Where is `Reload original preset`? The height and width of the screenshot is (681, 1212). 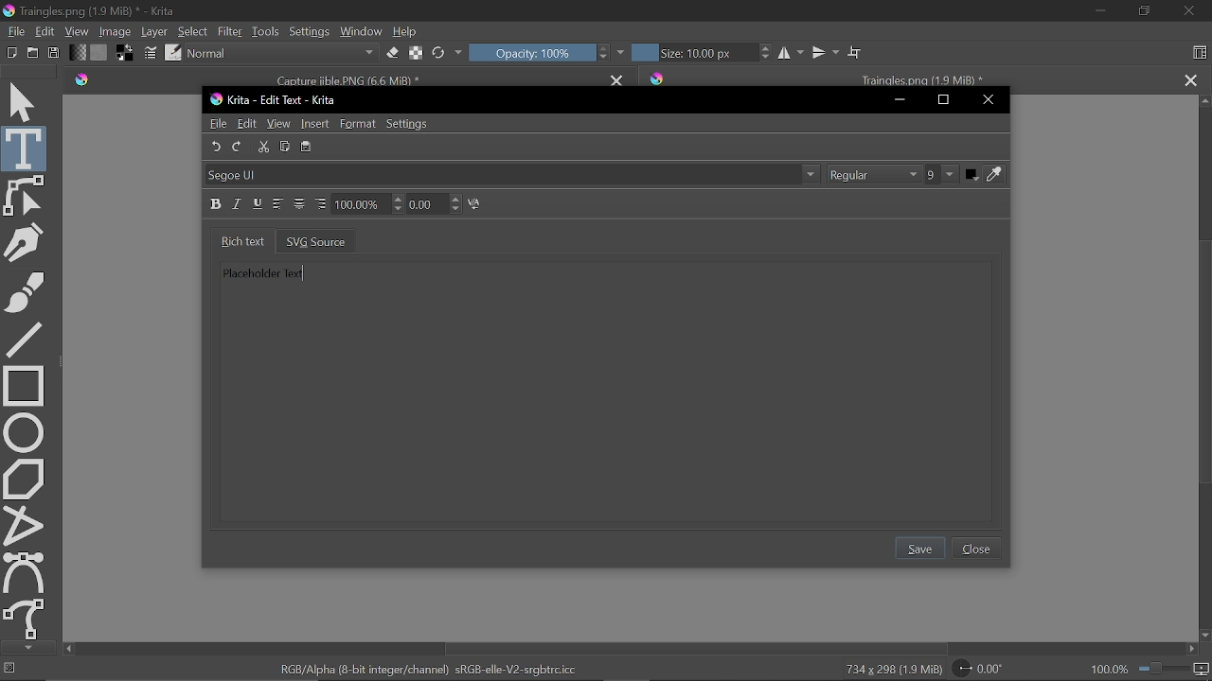
Reload original preset is located at coordinates (437, 53).